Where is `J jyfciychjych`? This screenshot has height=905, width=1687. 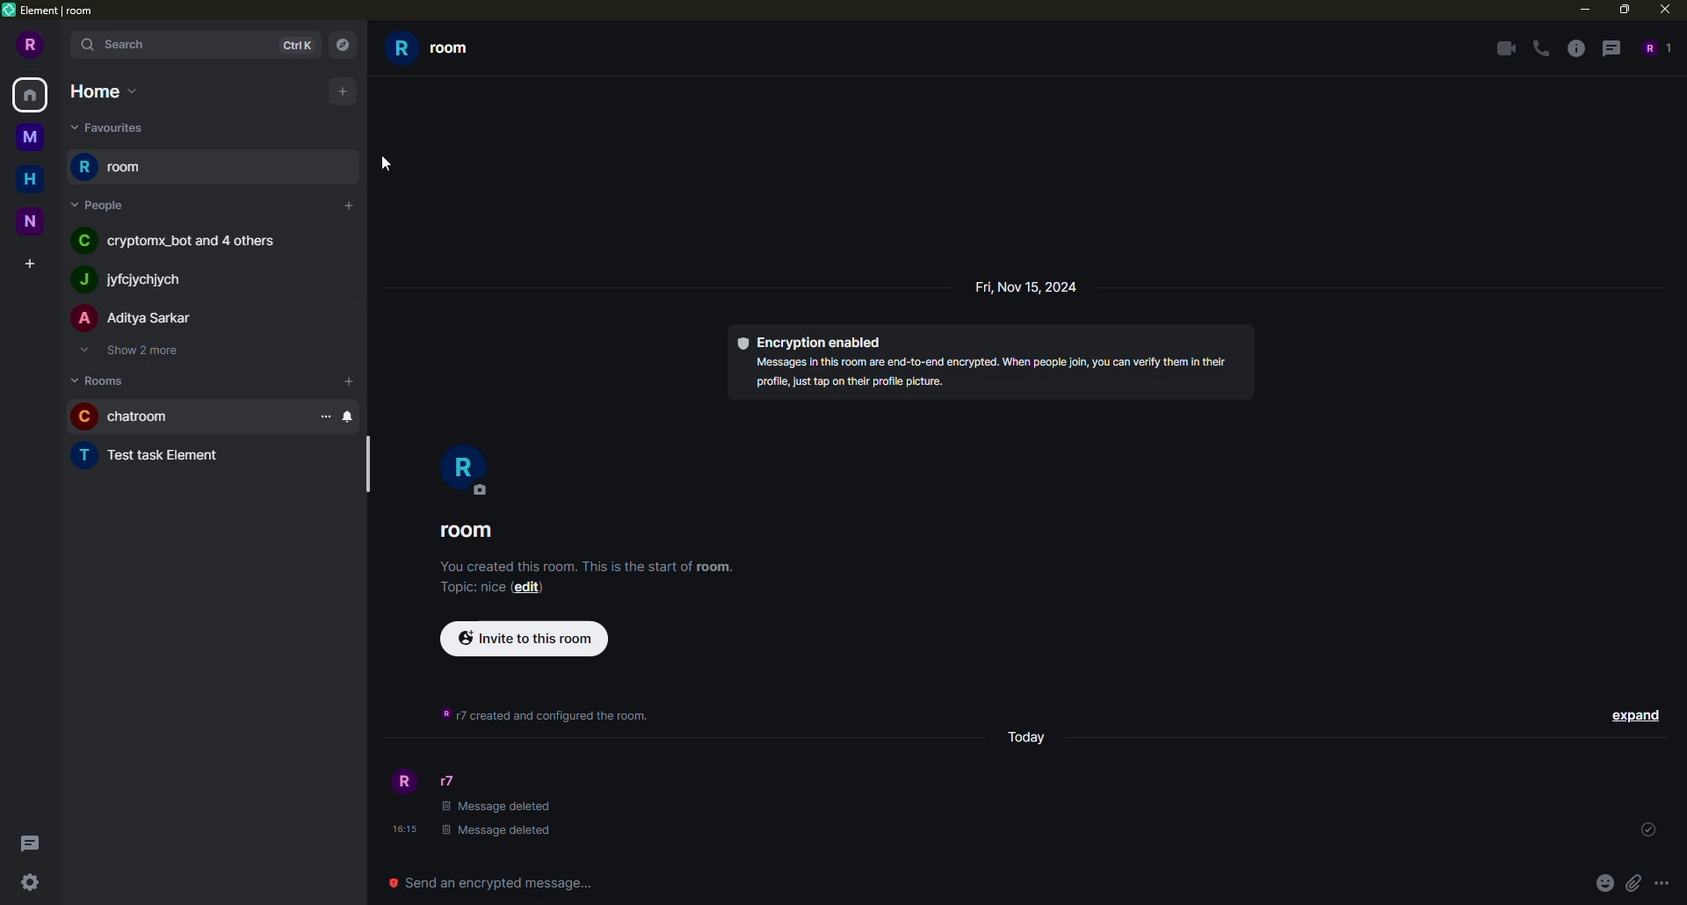 J jyfciychjych is located at coordinates (129, 279).